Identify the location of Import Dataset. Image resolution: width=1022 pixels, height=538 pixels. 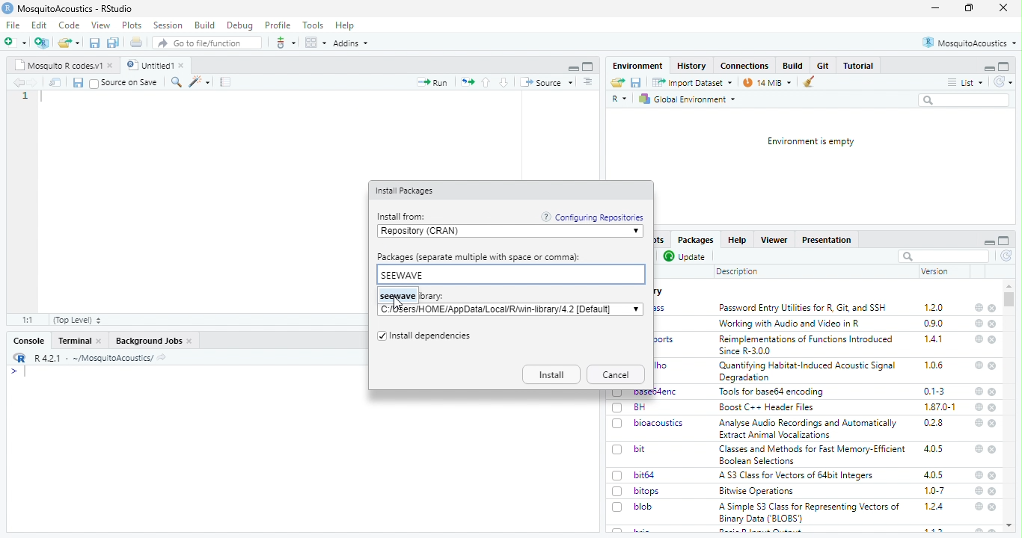
(694, 83).